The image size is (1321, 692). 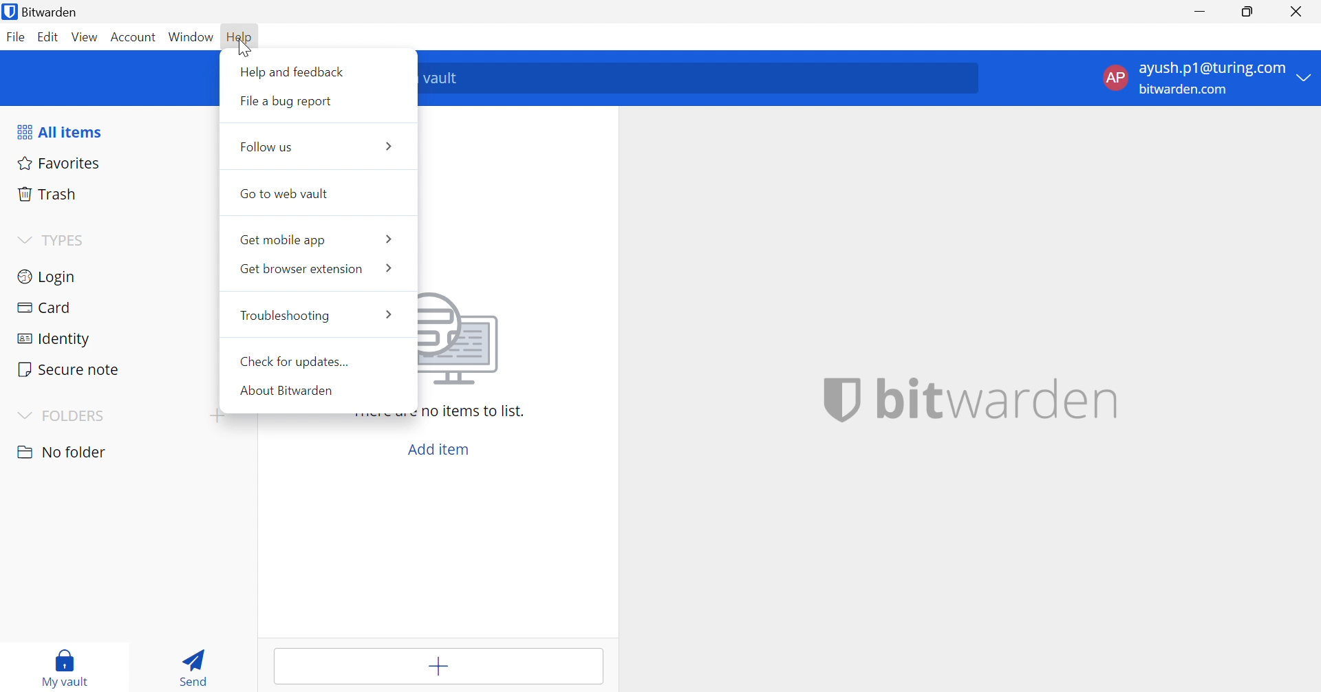 I want to click on Follow us, so click(x=317, y=147).